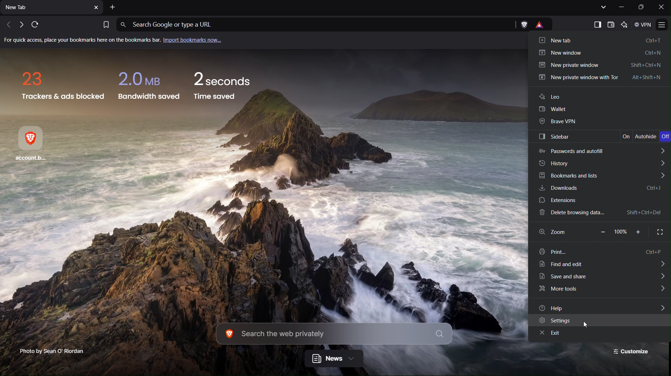 This screenshot has height=376, width=671. I want to click on Refresh, so click(34, 25).